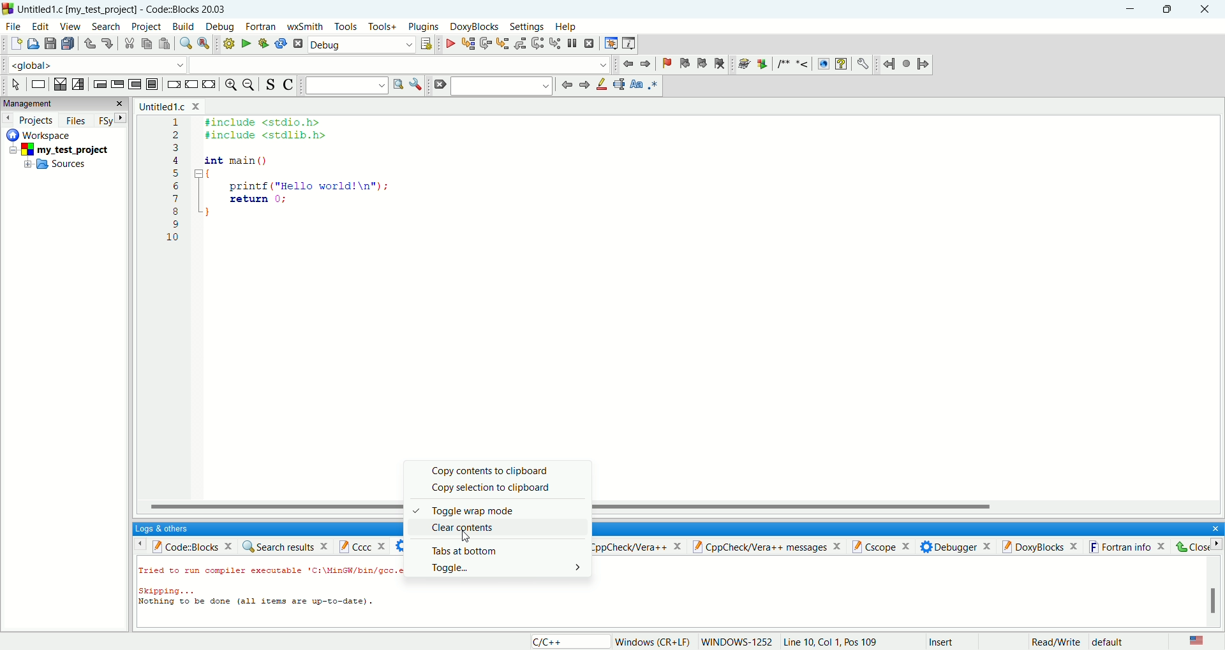  Describe the element at coordinates (439, 85) in the screenshot. I see `clear` at that location.